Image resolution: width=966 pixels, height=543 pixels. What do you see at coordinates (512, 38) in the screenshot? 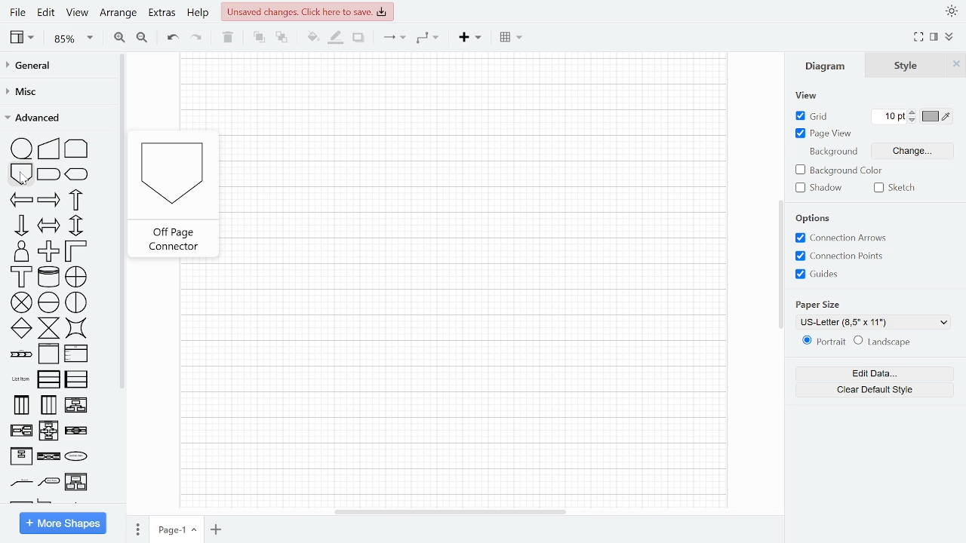
I see `Table` at bounding box center [512, 38].